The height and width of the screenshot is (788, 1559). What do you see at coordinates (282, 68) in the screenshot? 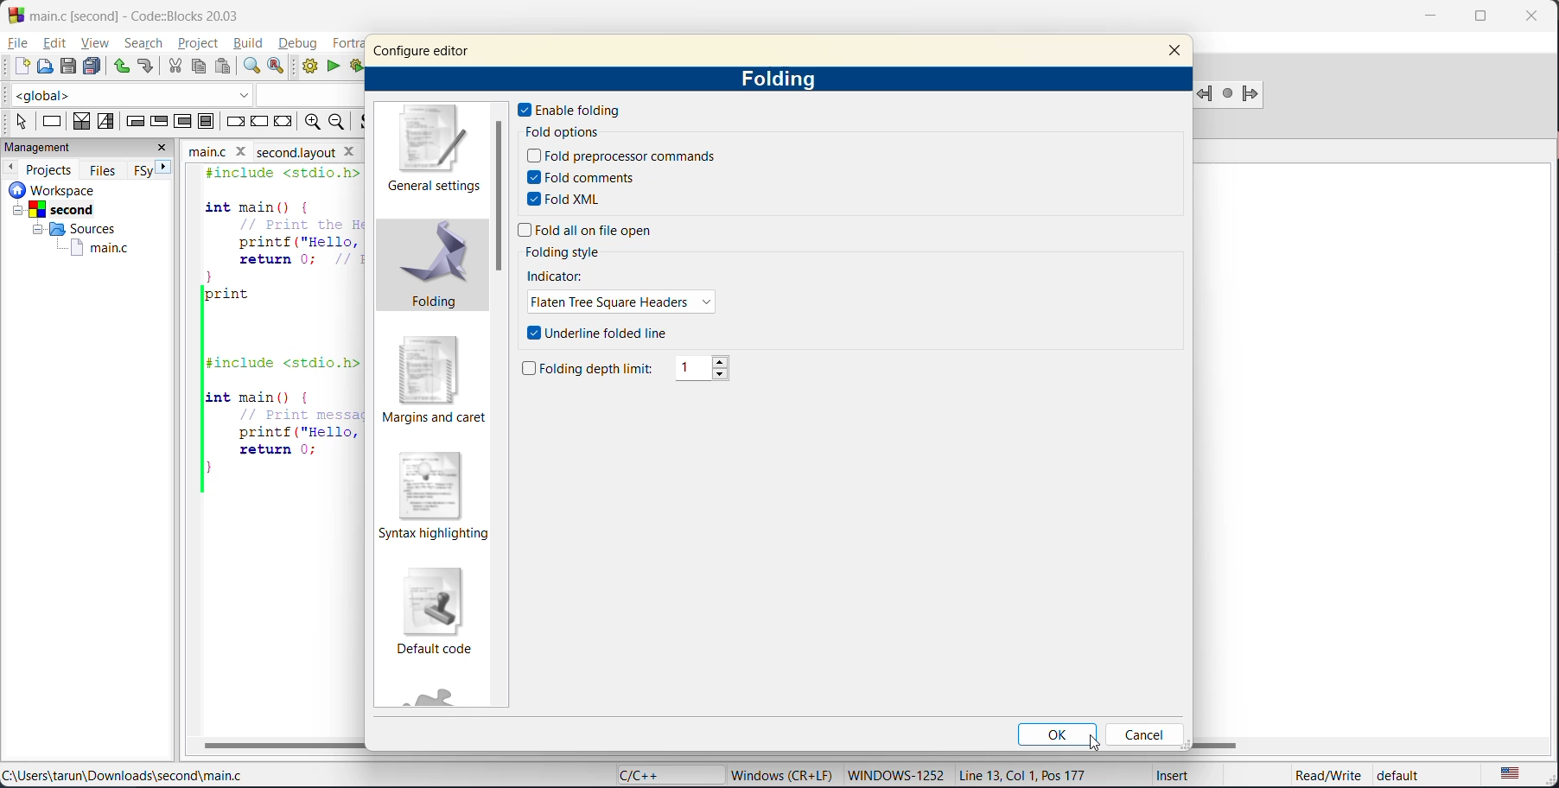
I see `replace` at bounding box center [282, 68].